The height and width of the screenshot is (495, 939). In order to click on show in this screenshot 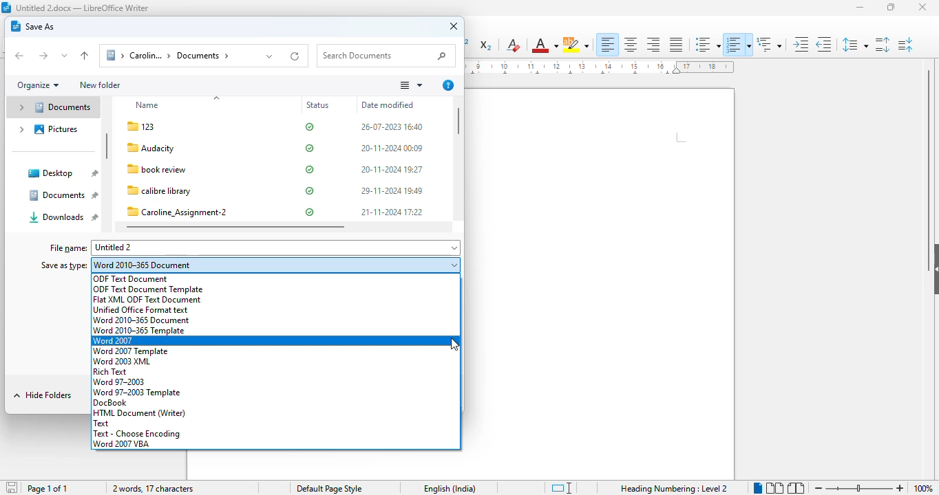, I will do `click(933, 266)`.